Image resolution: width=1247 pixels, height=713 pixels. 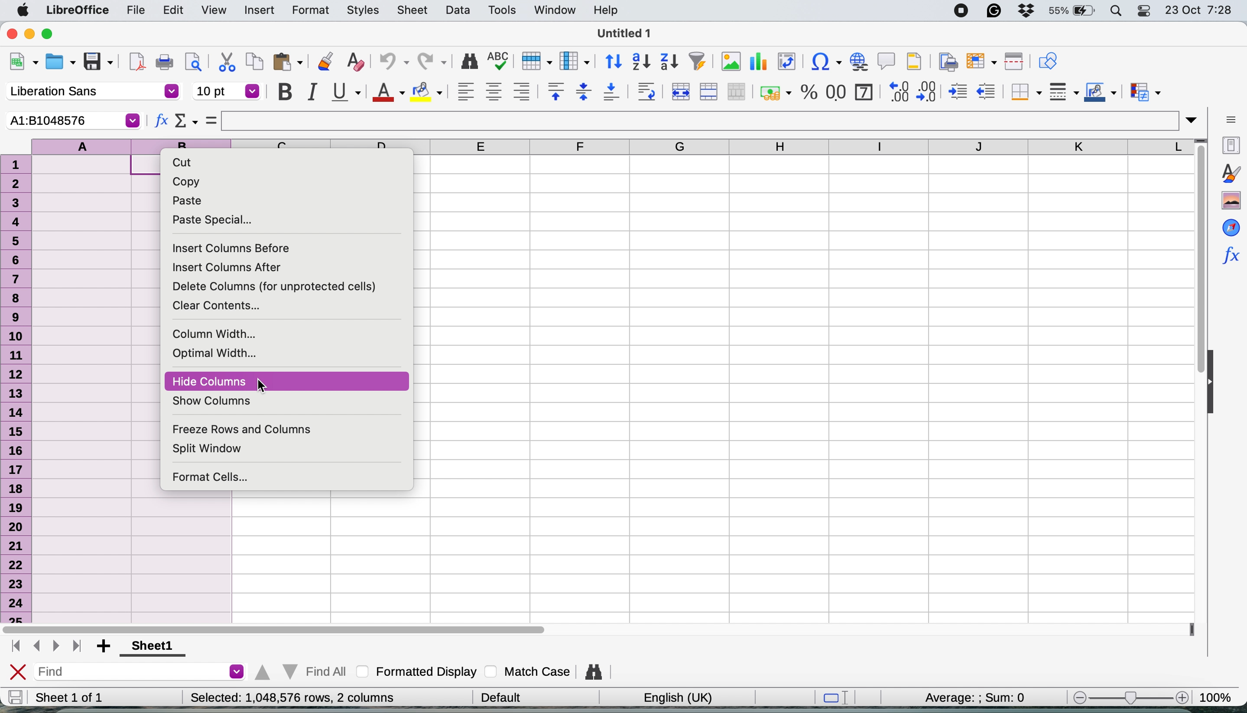 I want to click on merge, so click(x=708, y=92).